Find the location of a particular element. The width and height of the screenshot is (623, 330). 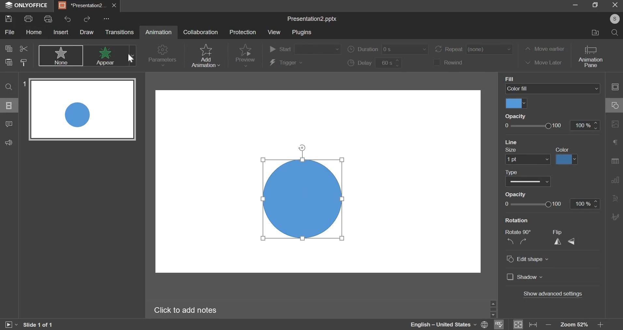

fill color is located at coordinates (516, 103).